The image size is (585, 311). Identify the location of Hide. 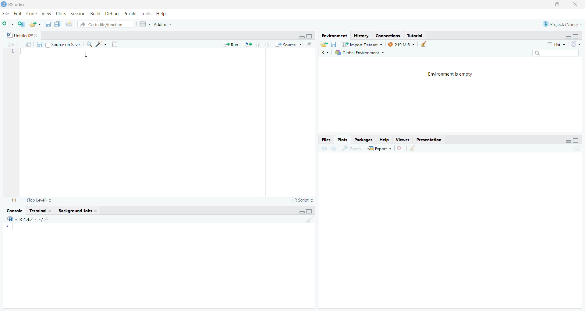
(568, 37).